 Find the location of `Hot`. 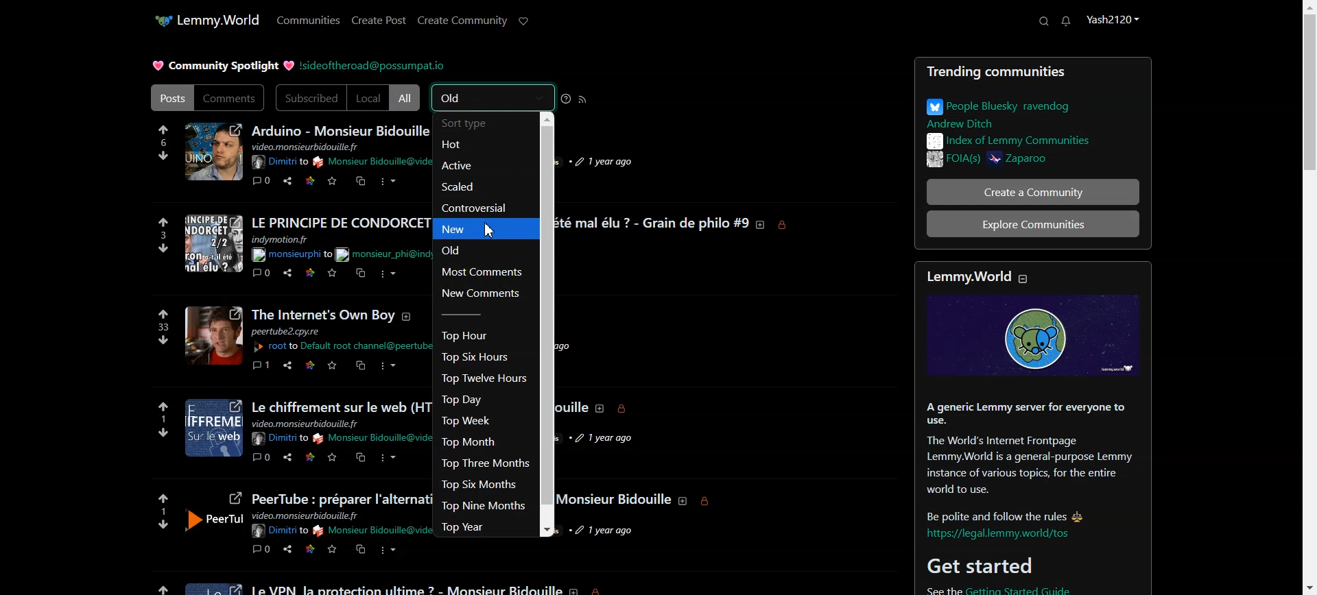

Hot is located at coordinates (473, 146).